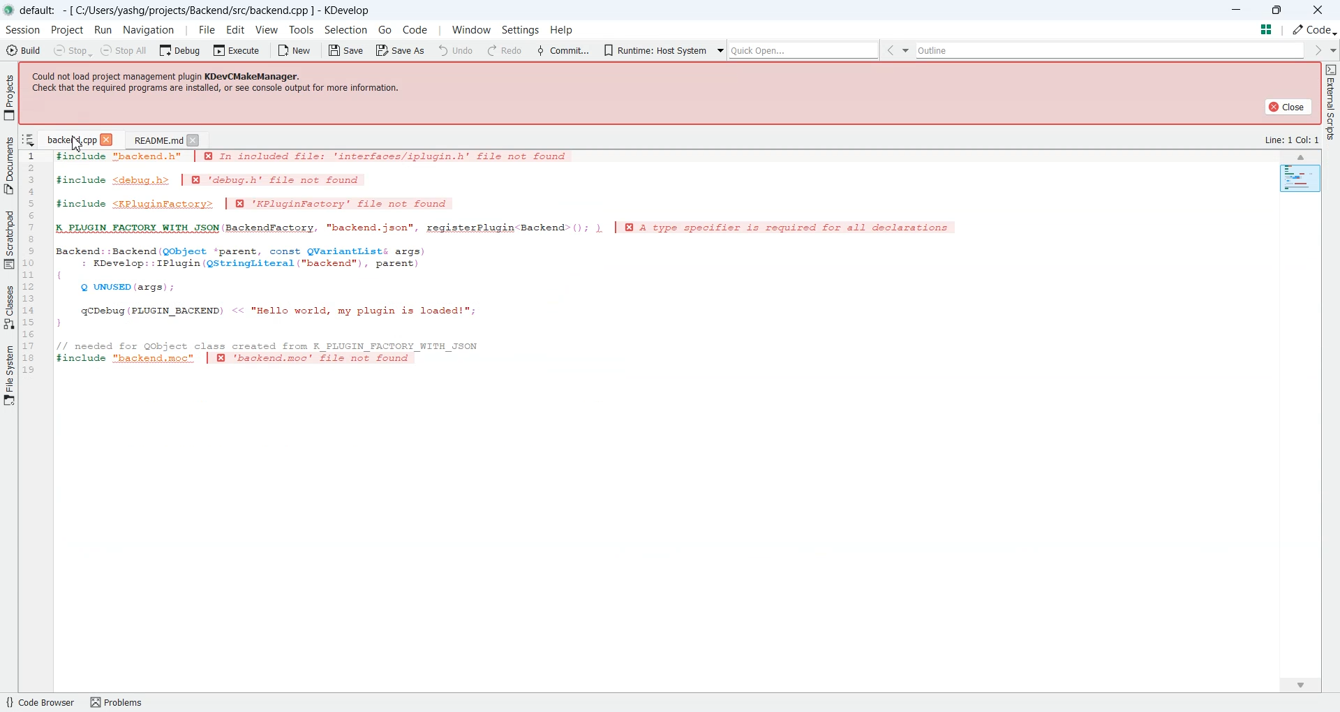  Describe the element at coordinates (345, 32) in the screenshot. I see `selection ` at that location.